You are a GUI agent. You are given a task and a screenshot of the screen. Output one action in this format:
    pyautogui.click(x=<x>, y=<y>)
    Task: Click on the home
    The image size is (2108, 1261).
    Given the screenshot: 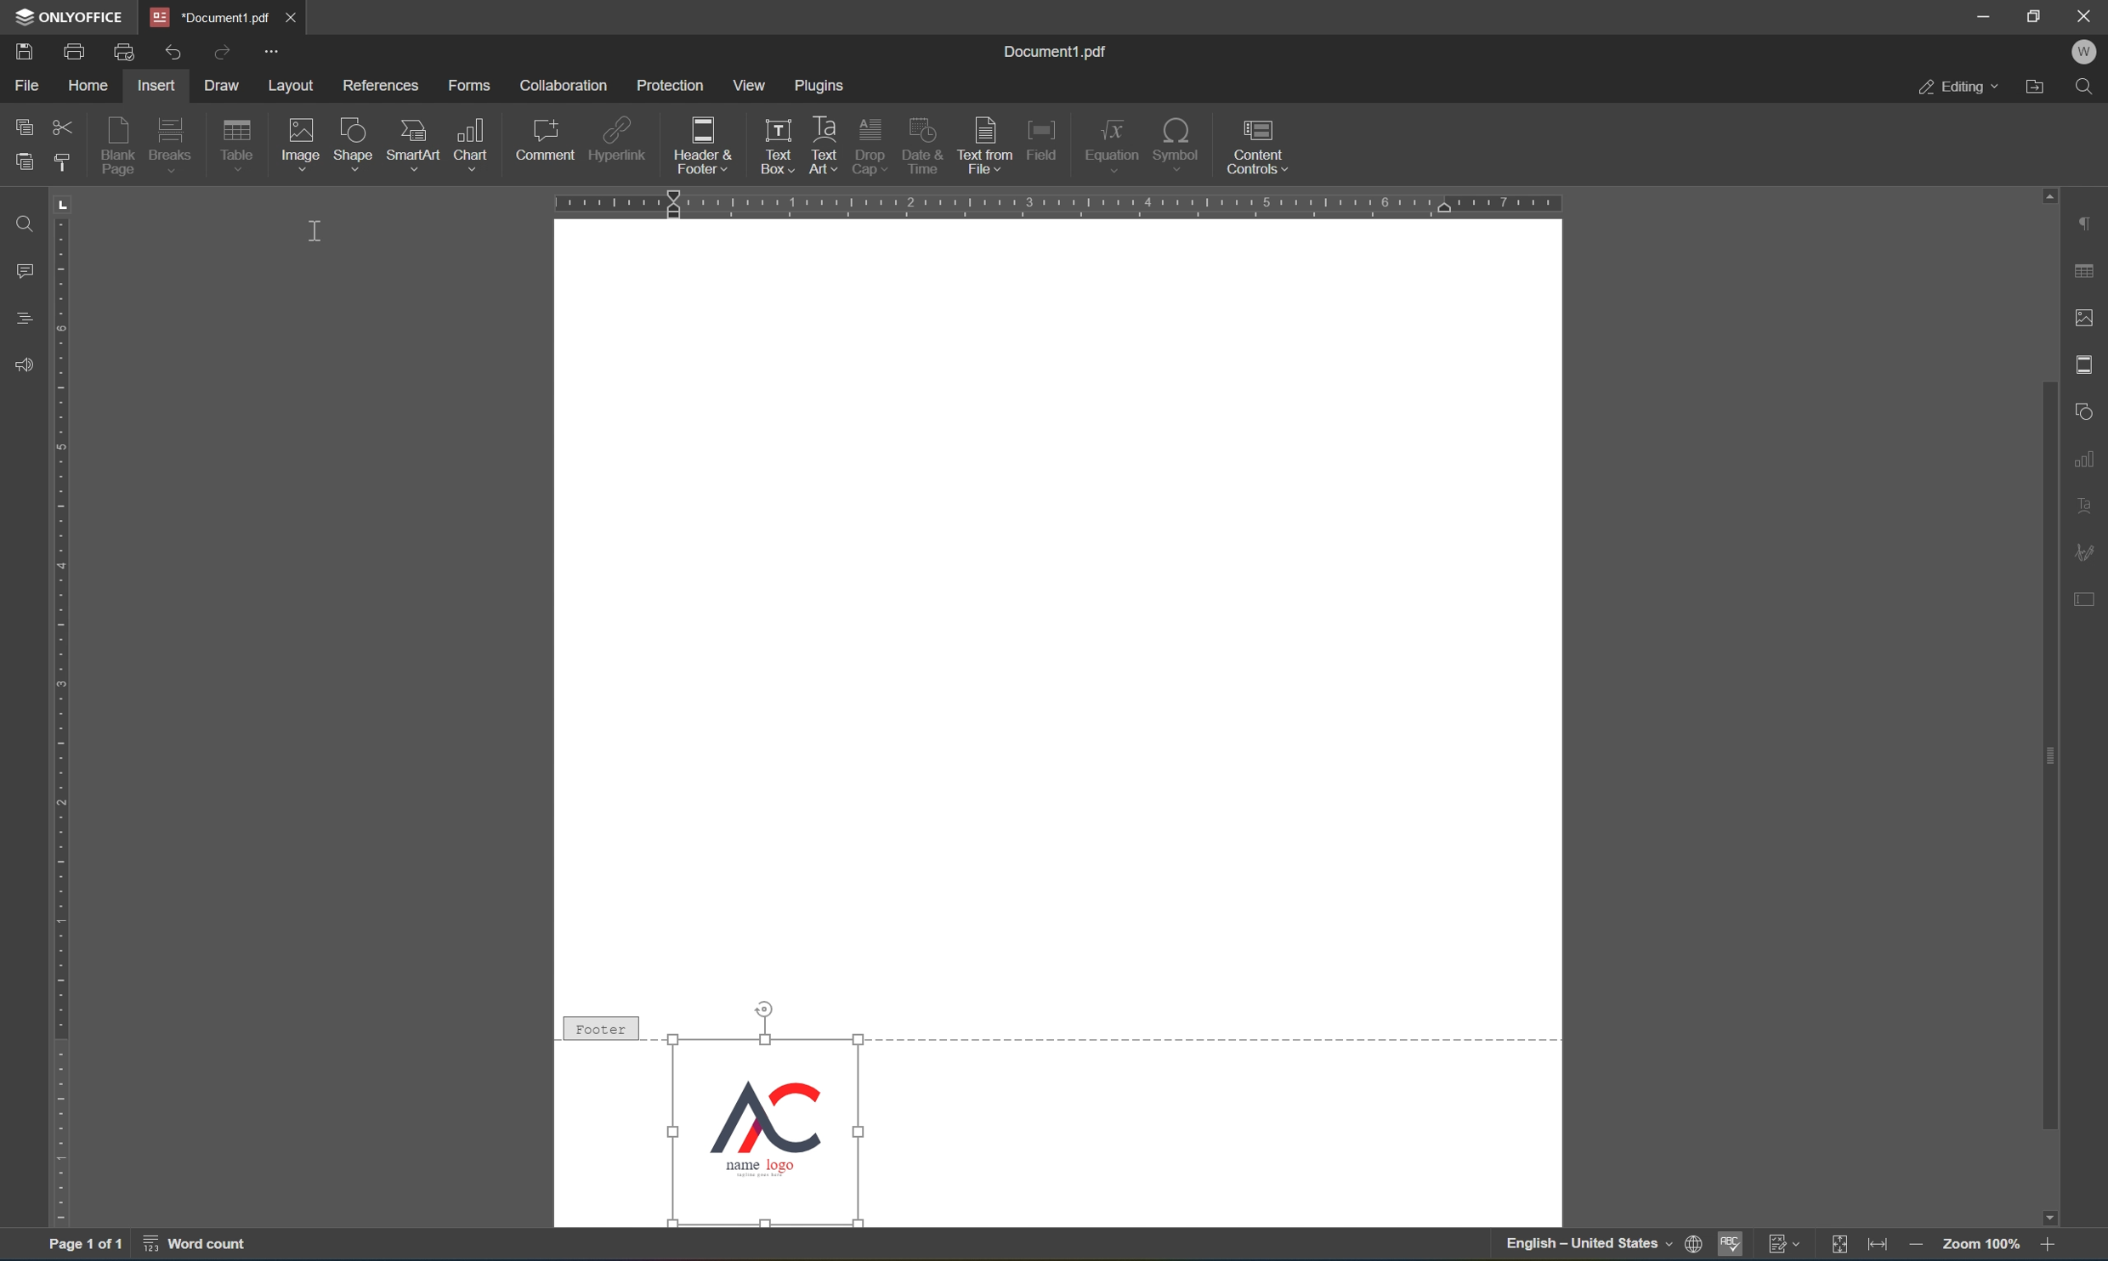 What is the action you would take?
    pyautogui.click(x=84, y=87)
    